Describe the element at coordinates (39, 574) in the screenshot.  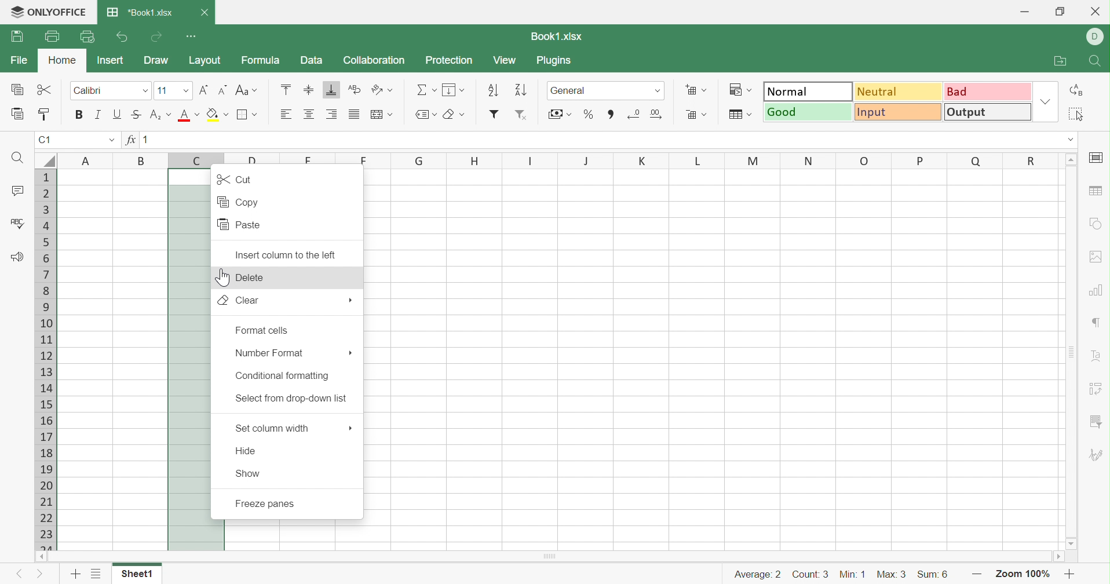
I see `Next` at that location.